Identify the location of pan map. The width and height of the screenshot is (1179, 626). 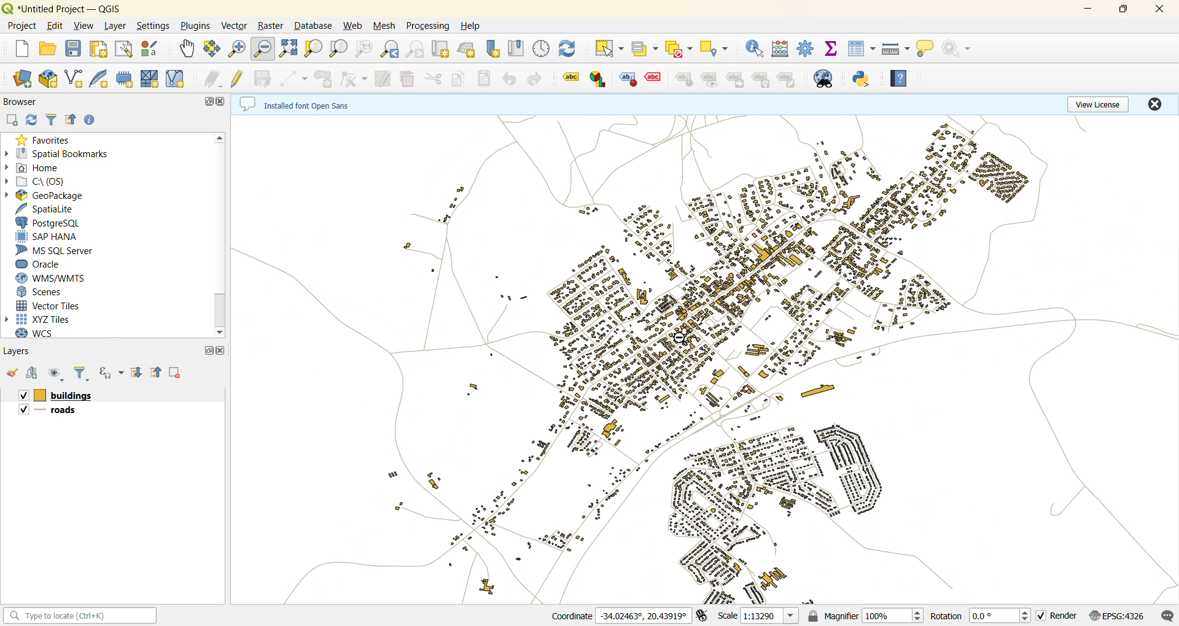
(186, 49).